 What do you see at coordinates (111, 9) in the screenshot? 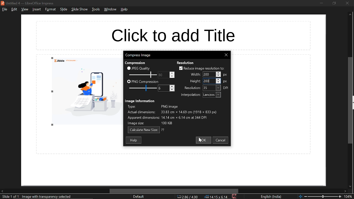
I see `window` at bounding box center [111, 9].